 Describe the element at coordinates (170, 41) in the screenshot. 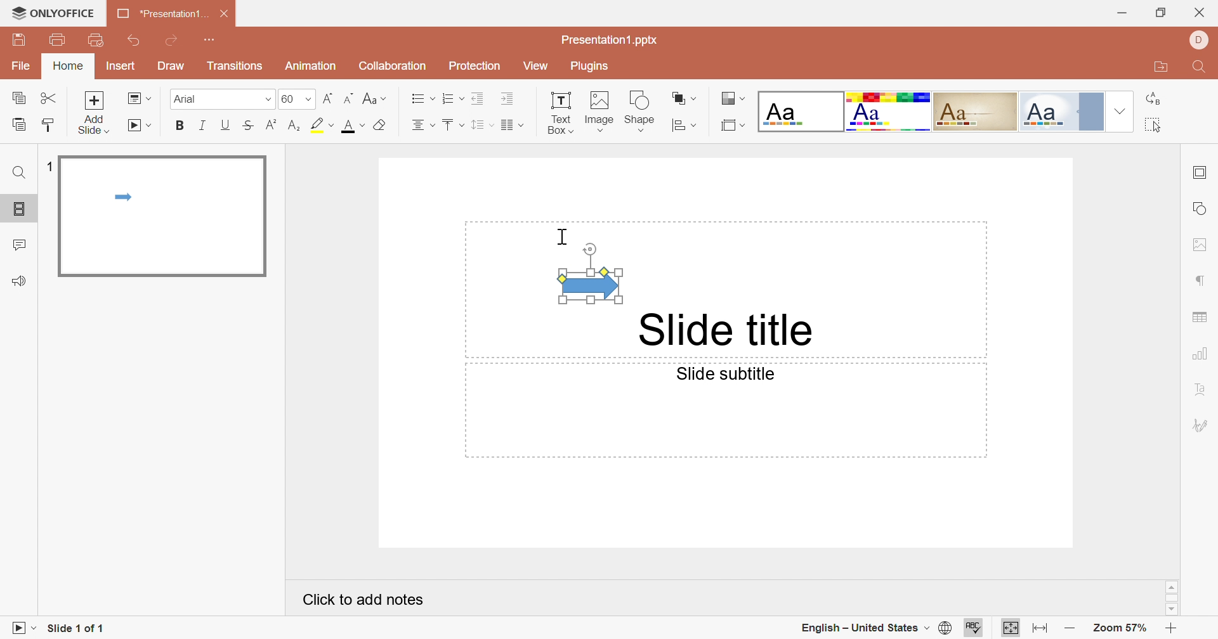

I see `Redo` at that location.